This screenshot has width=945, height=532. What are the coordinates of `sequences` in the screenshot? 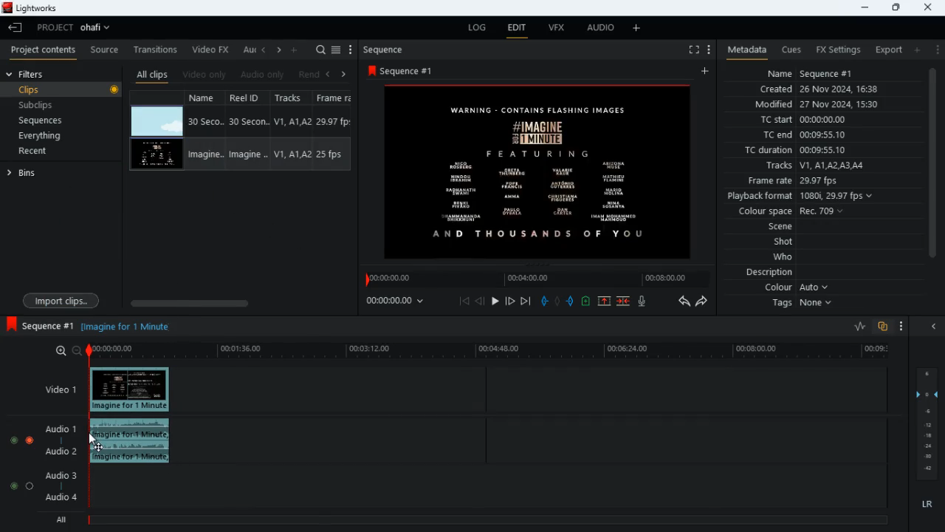 It's located at (42, 120).